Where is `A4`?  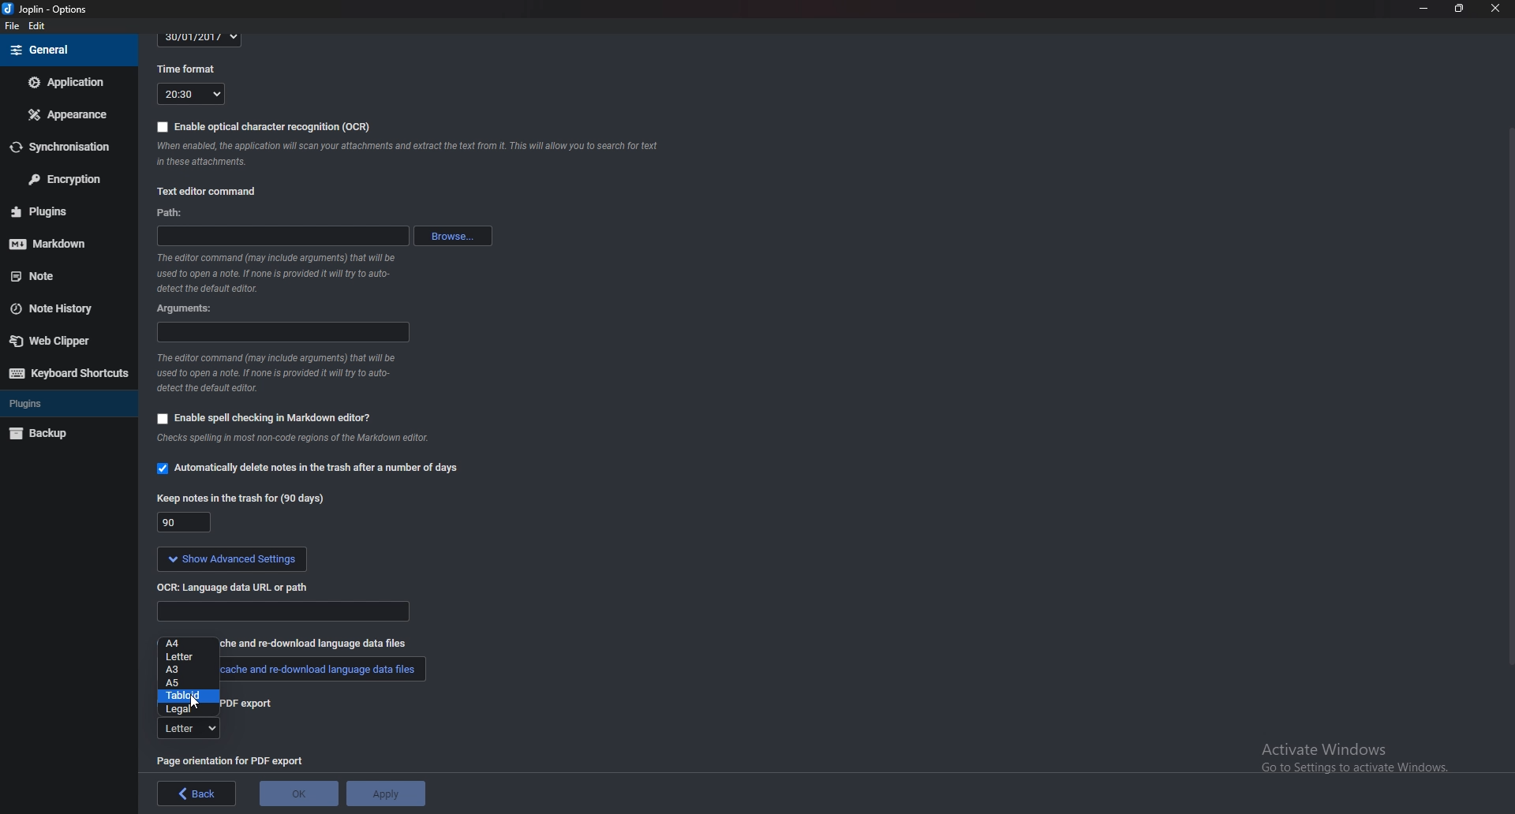
A4 is located at coordinates (189, 644).